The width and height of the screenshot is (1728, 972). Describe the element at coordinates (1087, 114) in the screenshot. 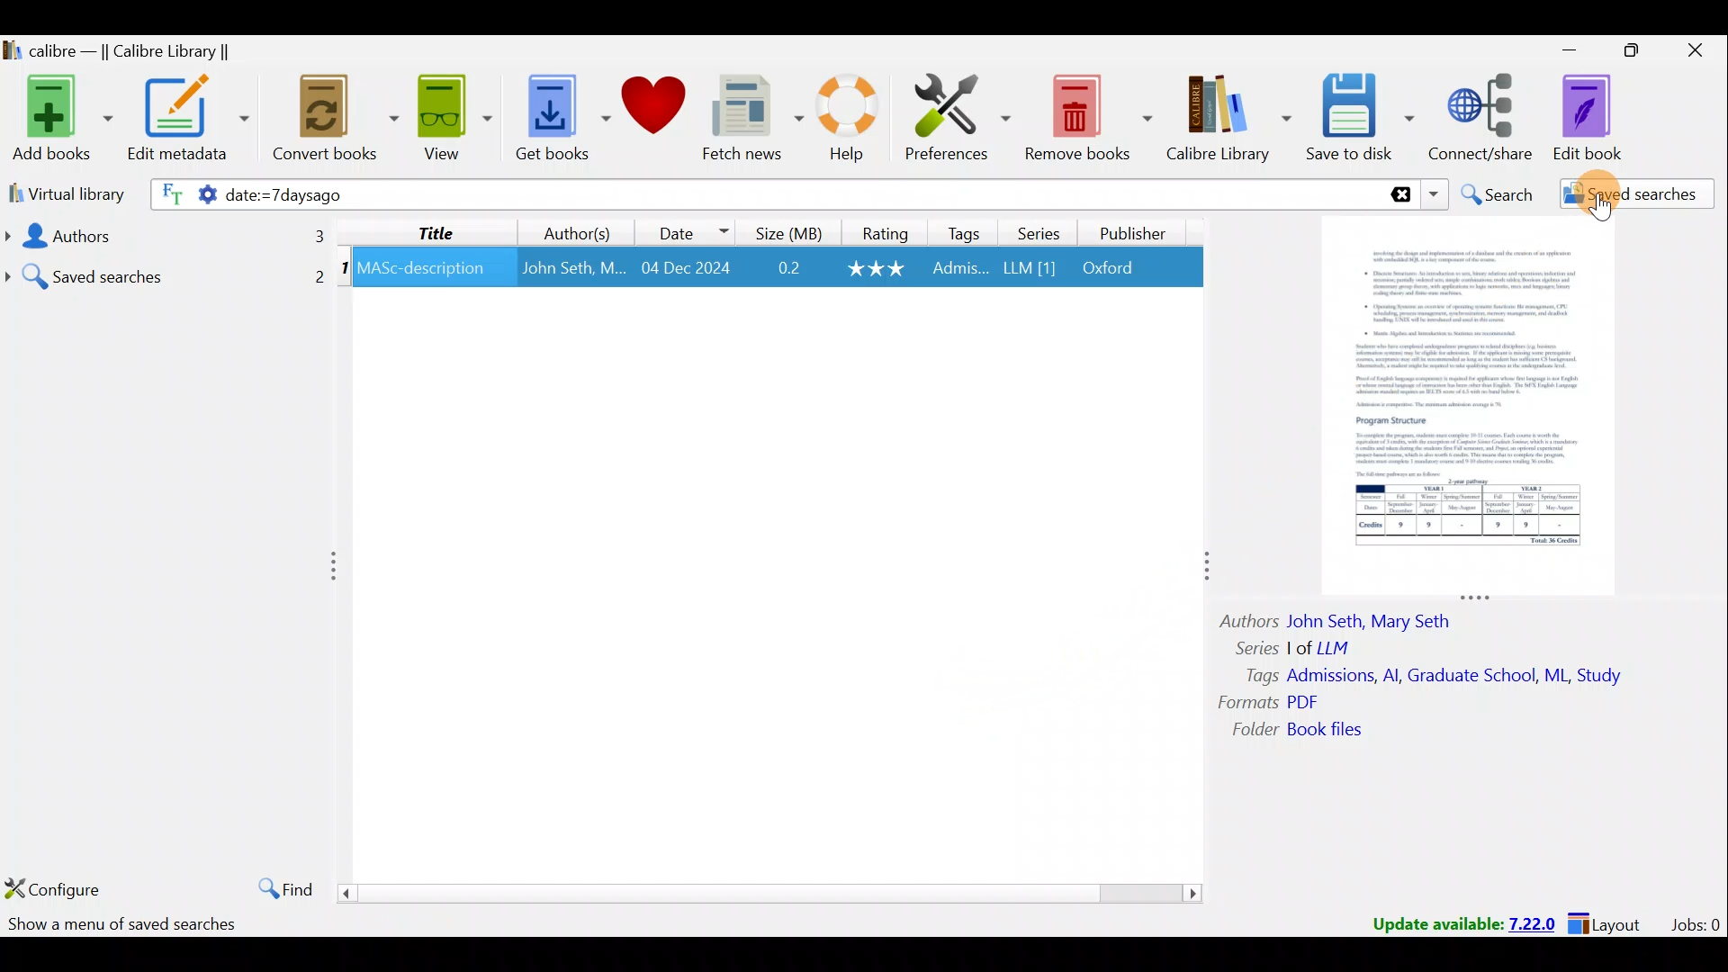

I see `Remove books` at that location.